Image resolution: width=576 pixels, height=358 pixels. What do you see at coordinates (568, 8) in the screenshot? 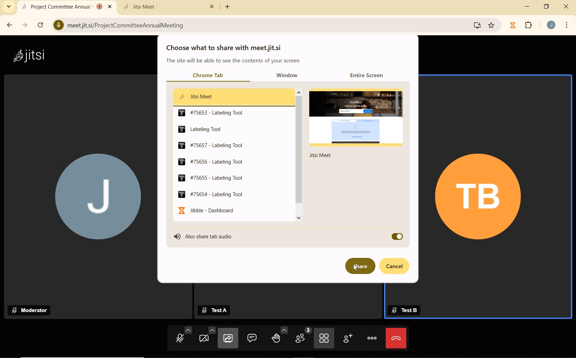
I see `close` at bounding box center [568, 8].